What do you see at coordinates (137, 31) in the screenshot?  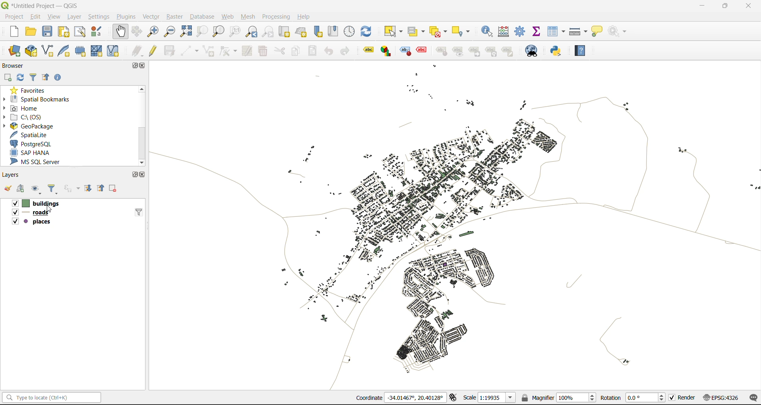 I see `pan selection` at bounding box center [137, 31].